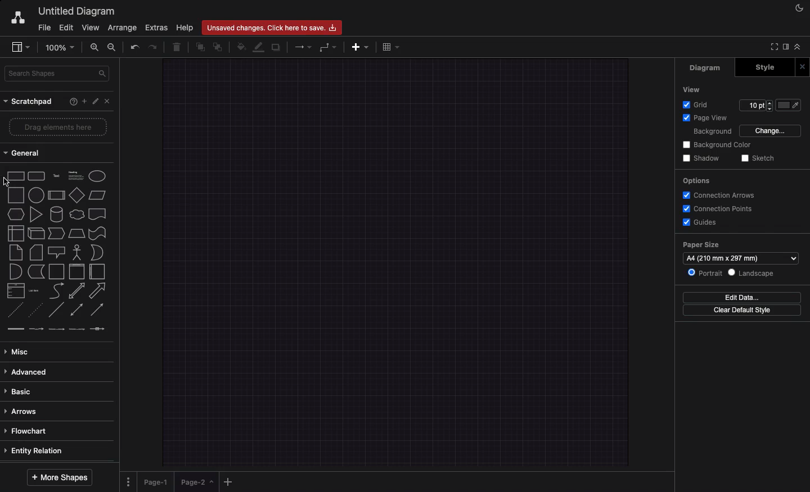 The width and height of the screenshot is (810, 492). What do you see at coordinates (15, 272) in the screenshot?
I see `and` at bounding box center [15, 272].